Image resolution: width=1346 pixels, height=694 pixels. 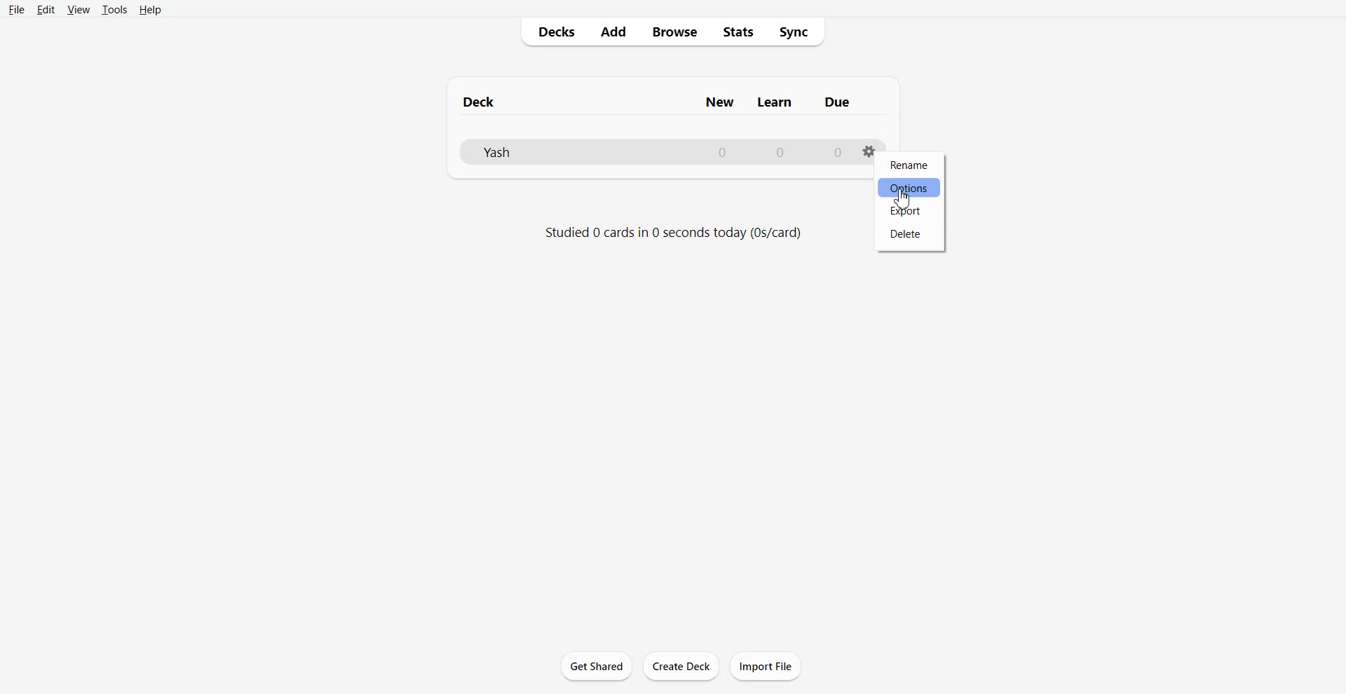 I want to click on Help, so click(x=149, y=10).